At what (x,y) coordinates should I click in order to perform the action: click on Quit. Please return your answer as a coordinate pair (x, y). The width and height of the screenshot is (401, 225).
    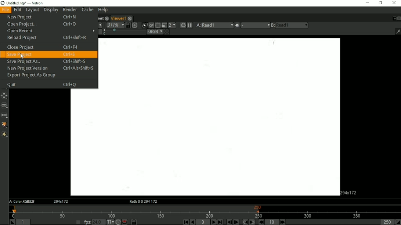
    Looking at the image, I should click on (42, 85).